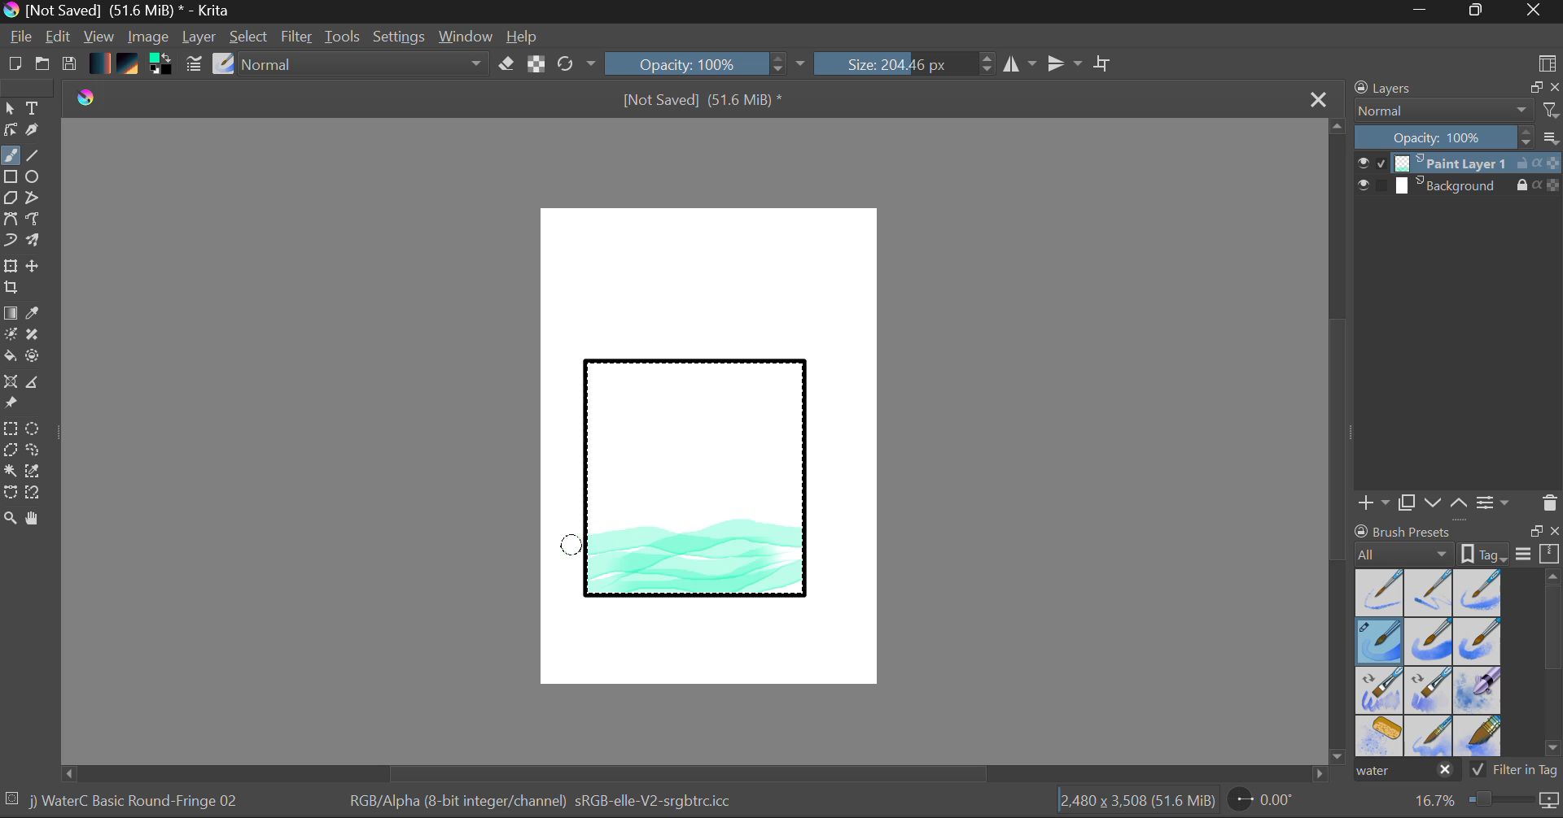 The image size is (1563, 818). Describe the element at coordinates (1408, 503) in the screenshot. I see `Copy Layer` at that location.